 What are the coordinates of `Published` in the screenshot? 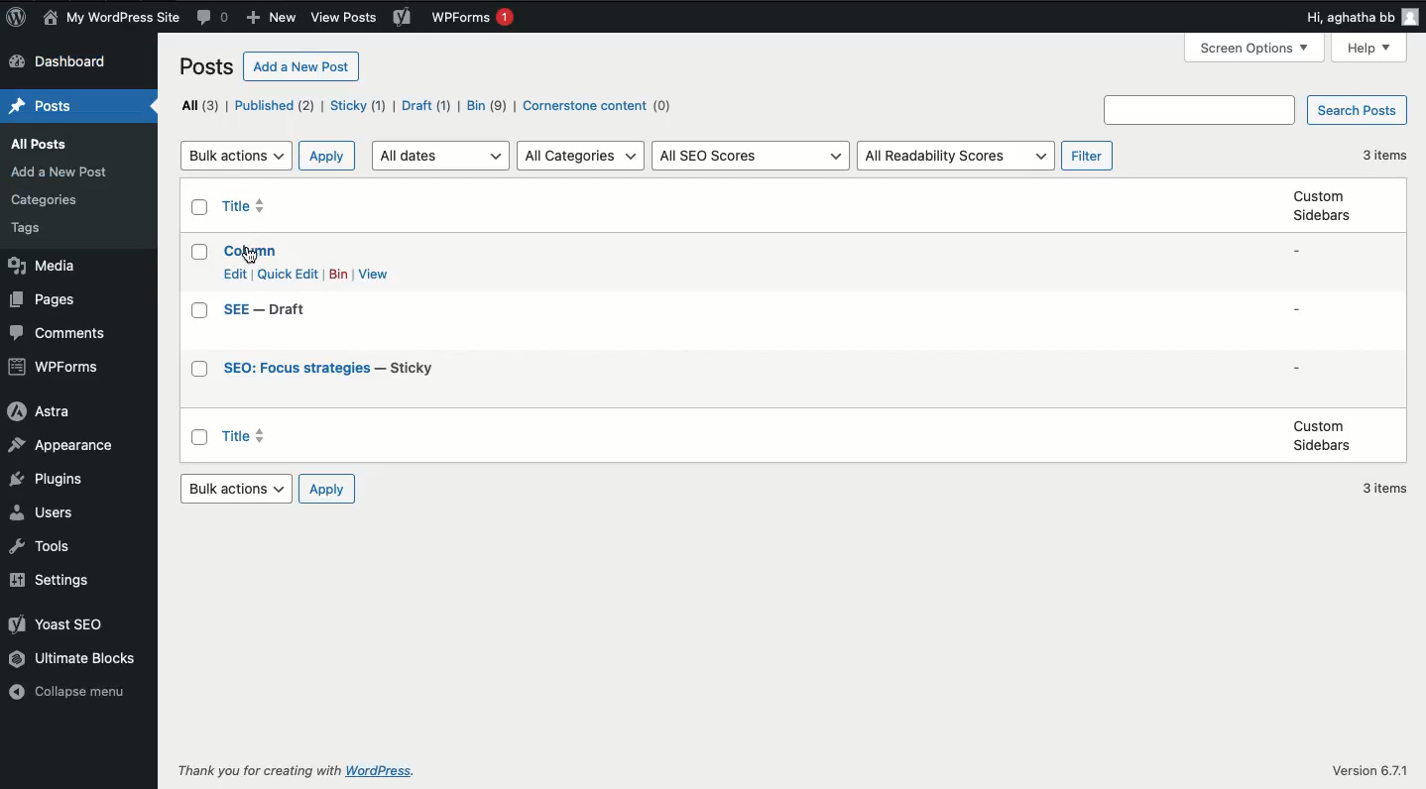 It's located at (277, 106).